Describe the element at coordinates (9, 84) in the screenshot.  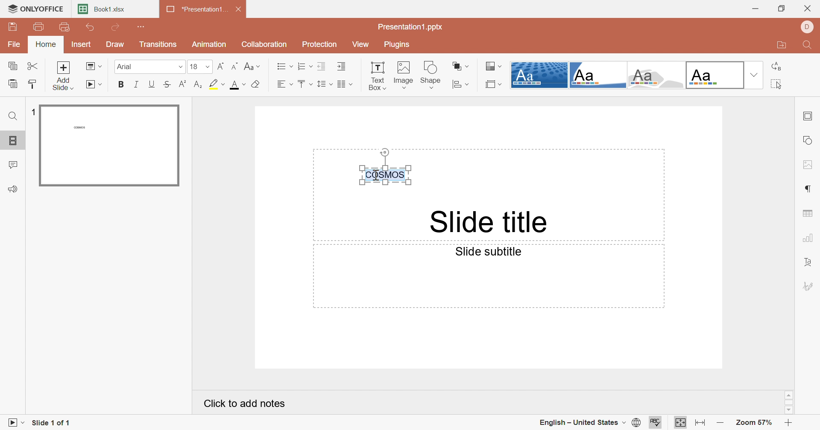
I see `Paste` at that location.